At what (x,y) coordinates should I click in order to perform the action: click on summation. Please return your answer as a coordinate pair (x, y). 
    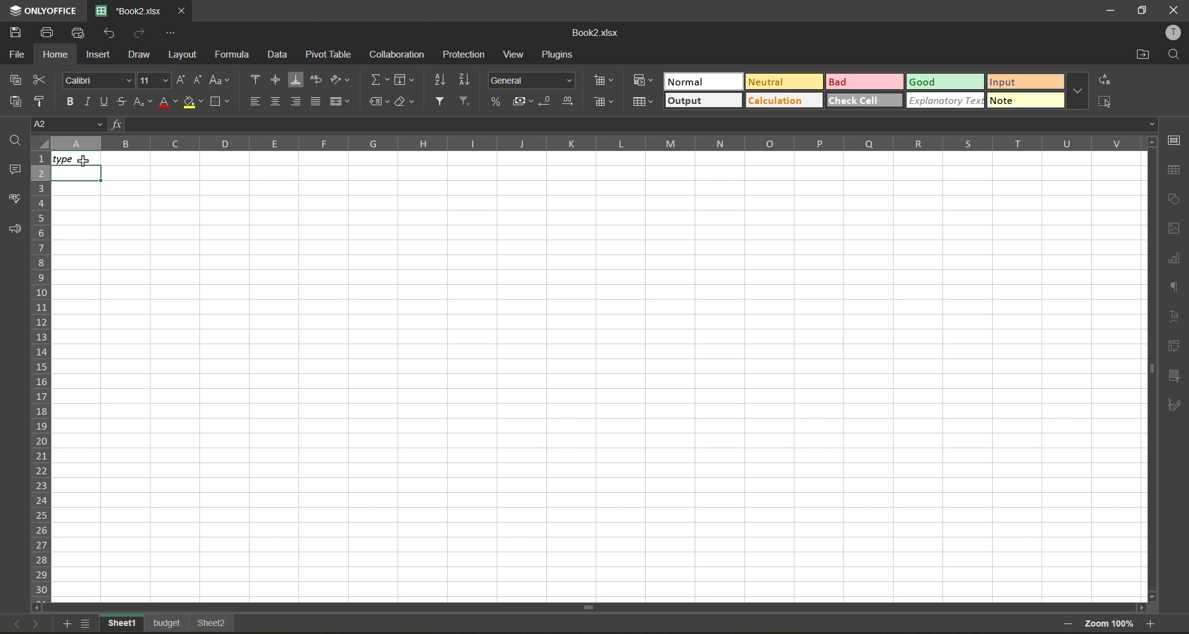
    Looking at the image, I should click on (376, 80).